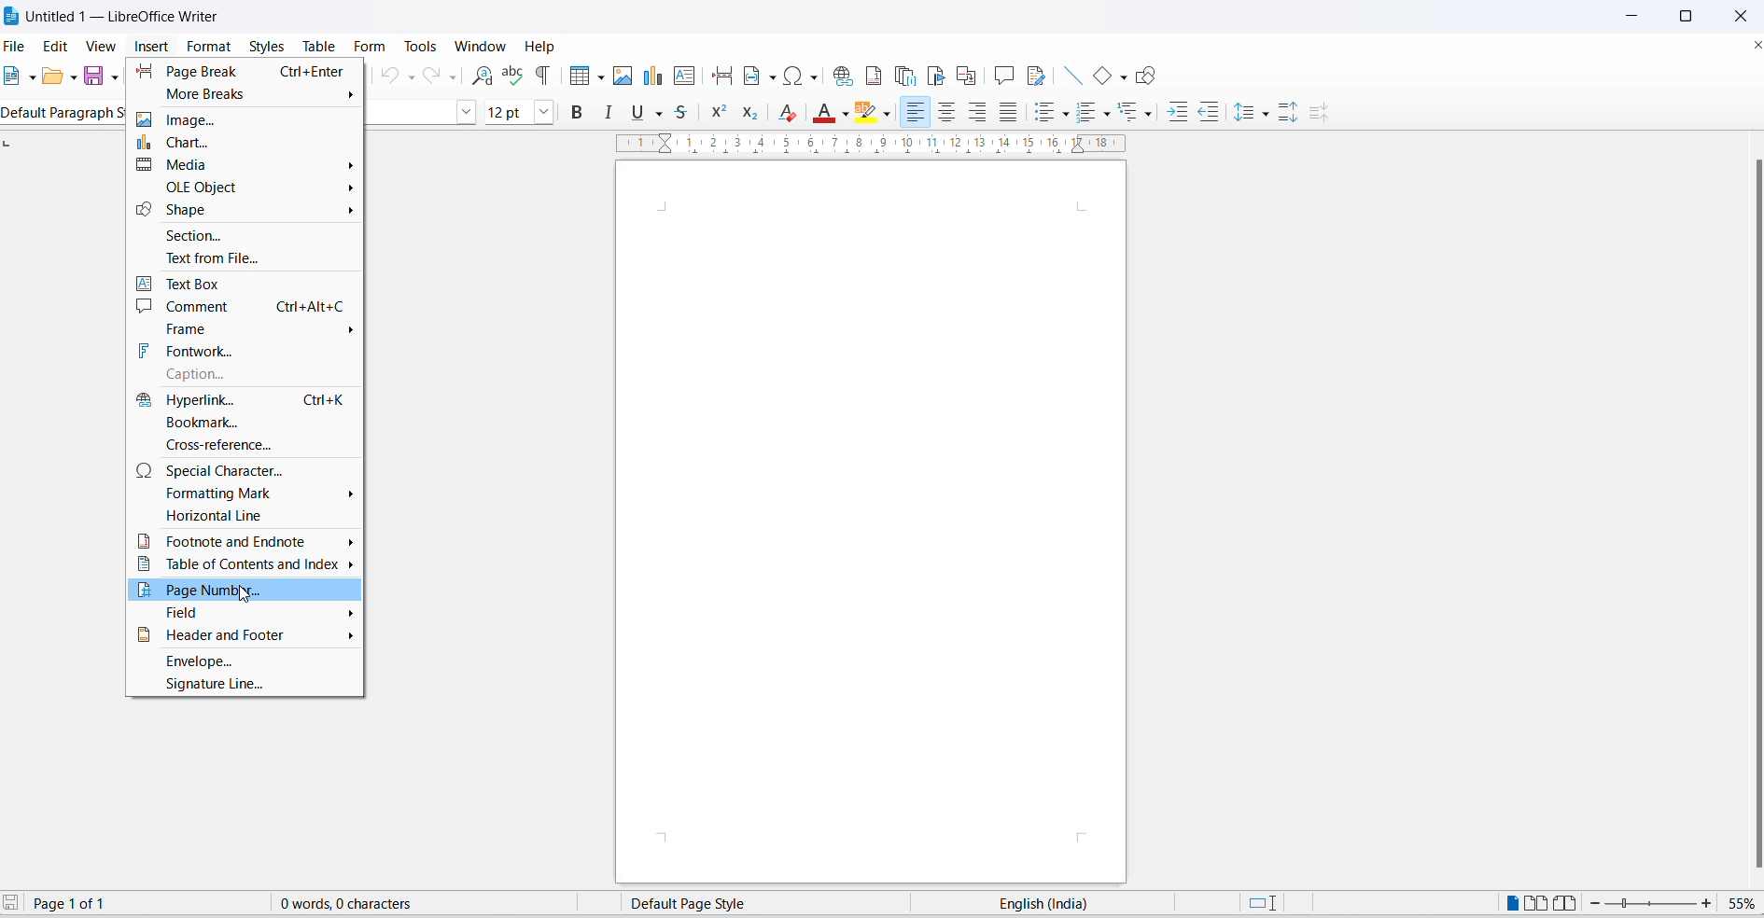  I want to click on section, so click(245, 235).